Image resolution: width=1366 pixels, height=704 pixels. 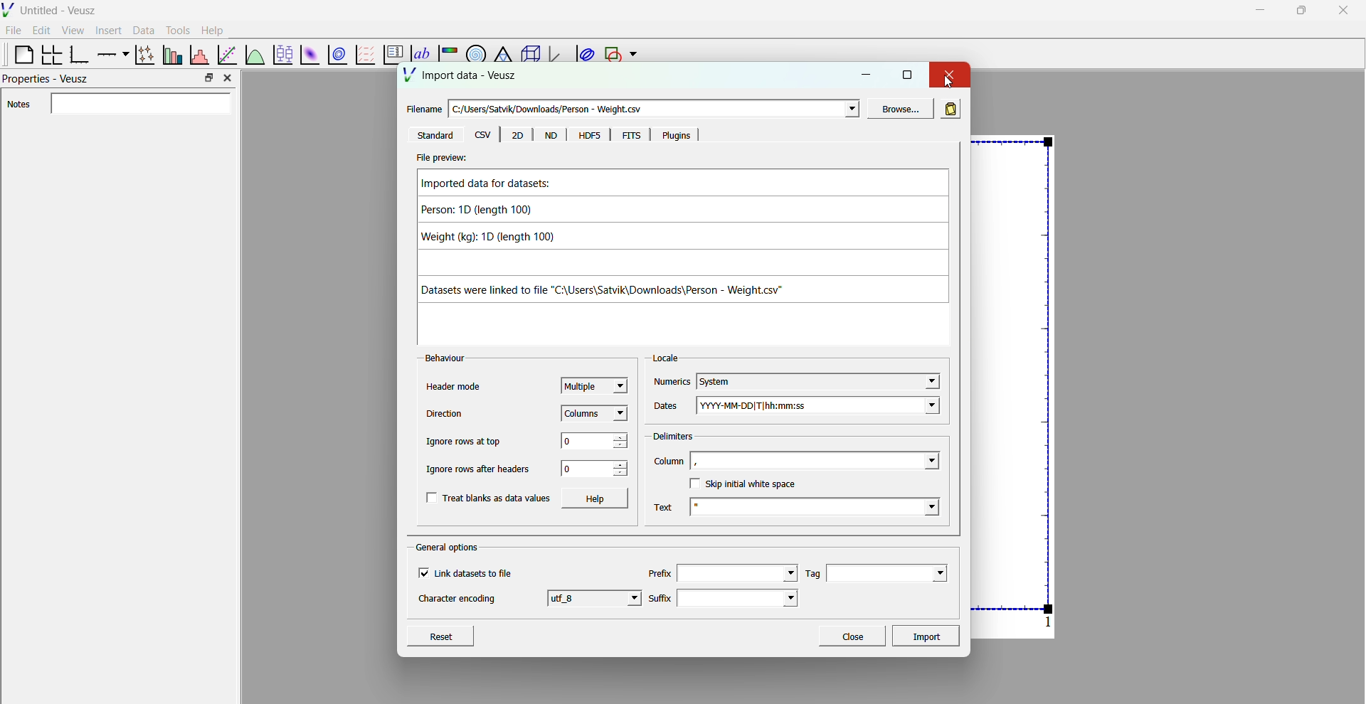 I want to click on Read in data from clipboard, so click(x=953, y=107).